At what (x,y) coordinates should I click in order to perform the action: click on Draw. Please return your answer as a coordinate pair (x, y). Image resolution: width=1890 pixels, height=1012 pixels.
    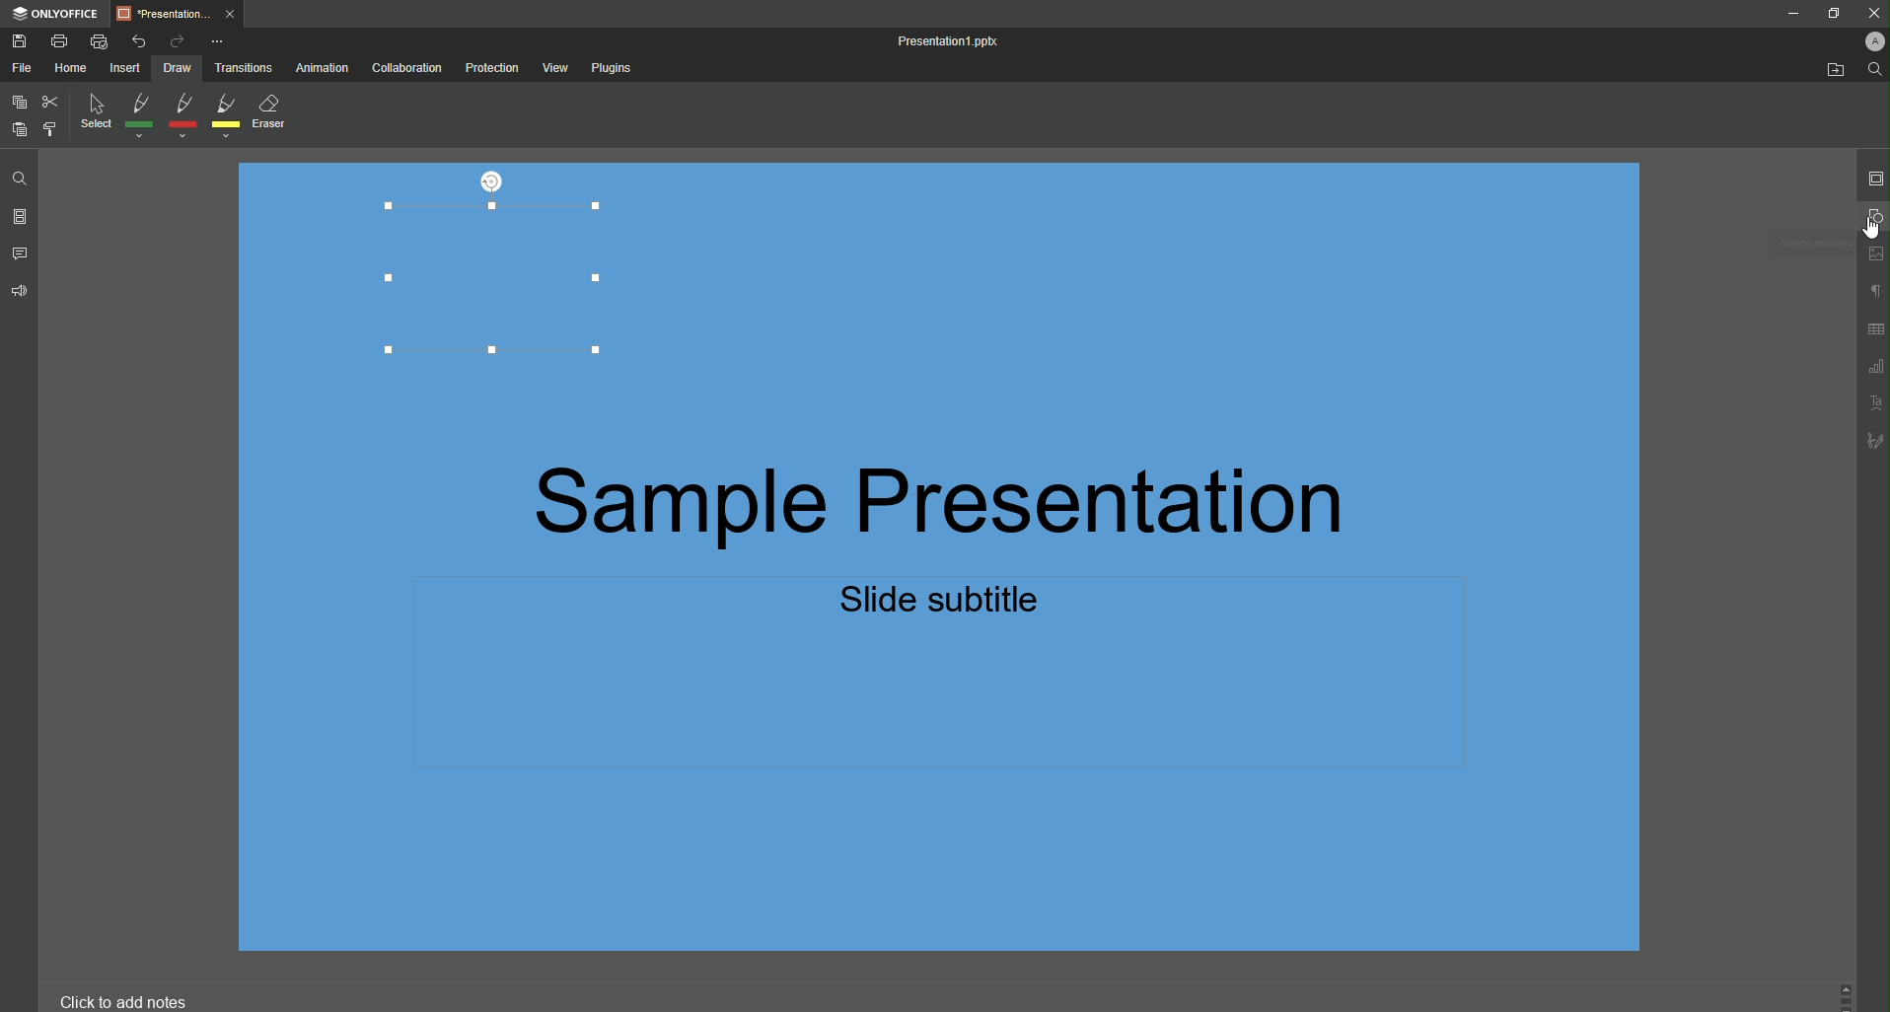
    Looking at the image, I should click on (177, 70).